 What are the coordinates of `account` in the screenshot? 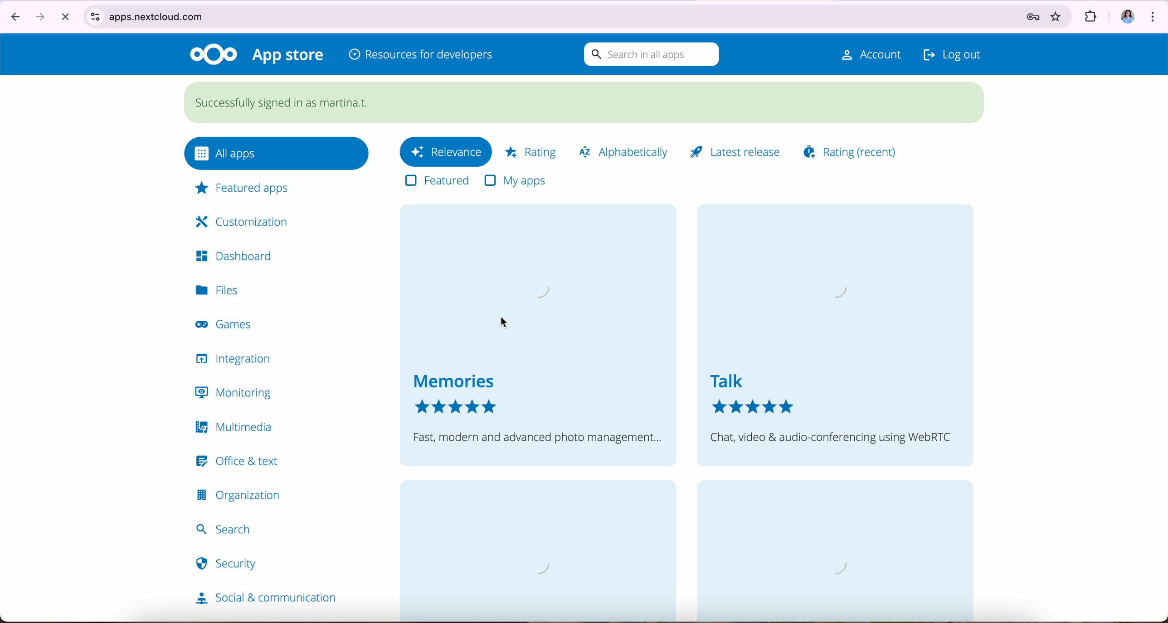 It's located at (863, 54).